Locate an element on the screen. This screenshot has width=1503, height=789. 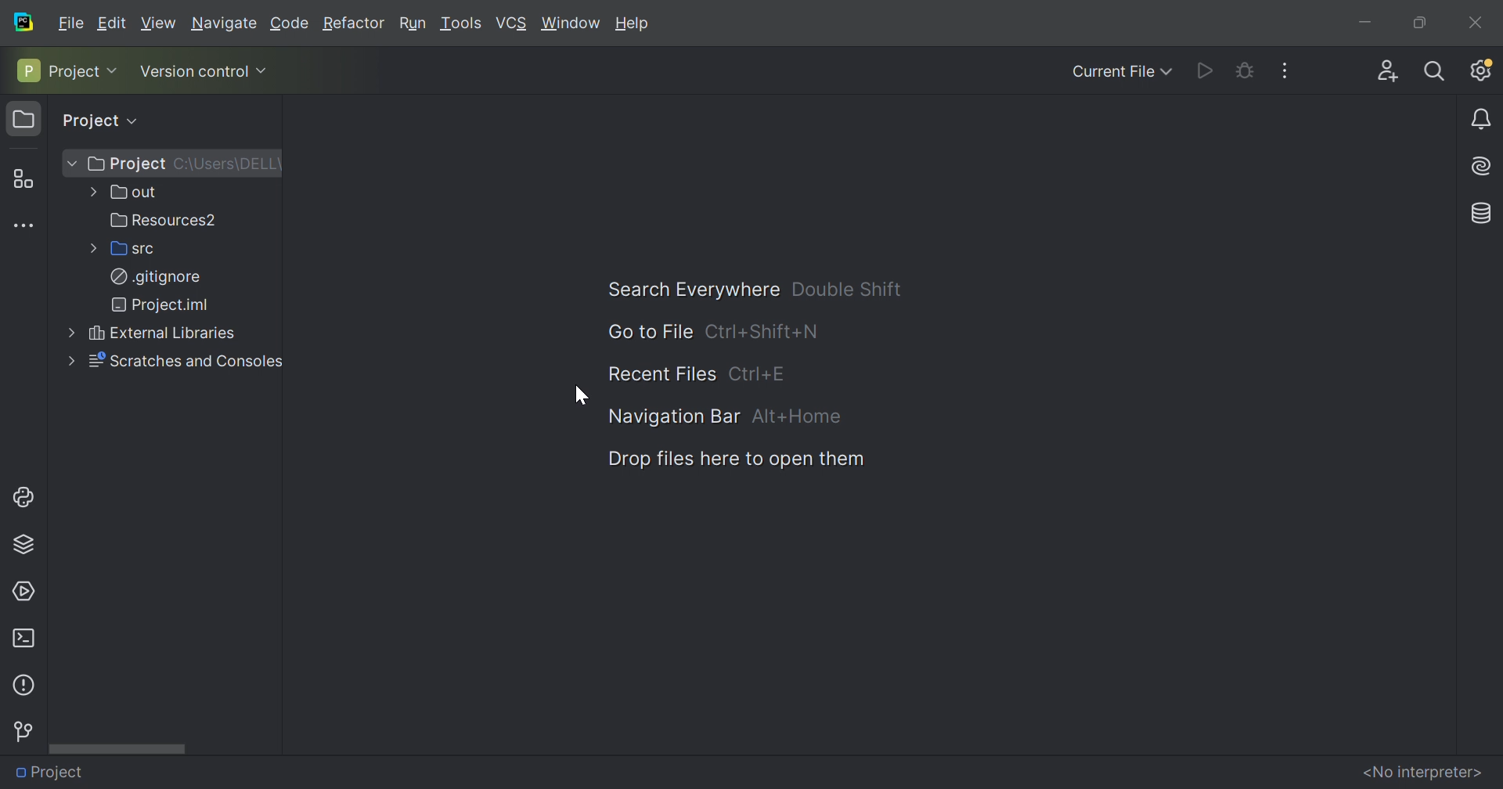
Help is located at coordinates (633, 23).